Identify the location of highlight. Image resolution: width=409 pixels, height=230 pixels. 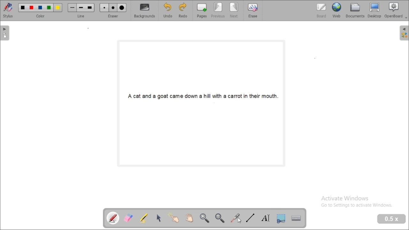
(144, 218).